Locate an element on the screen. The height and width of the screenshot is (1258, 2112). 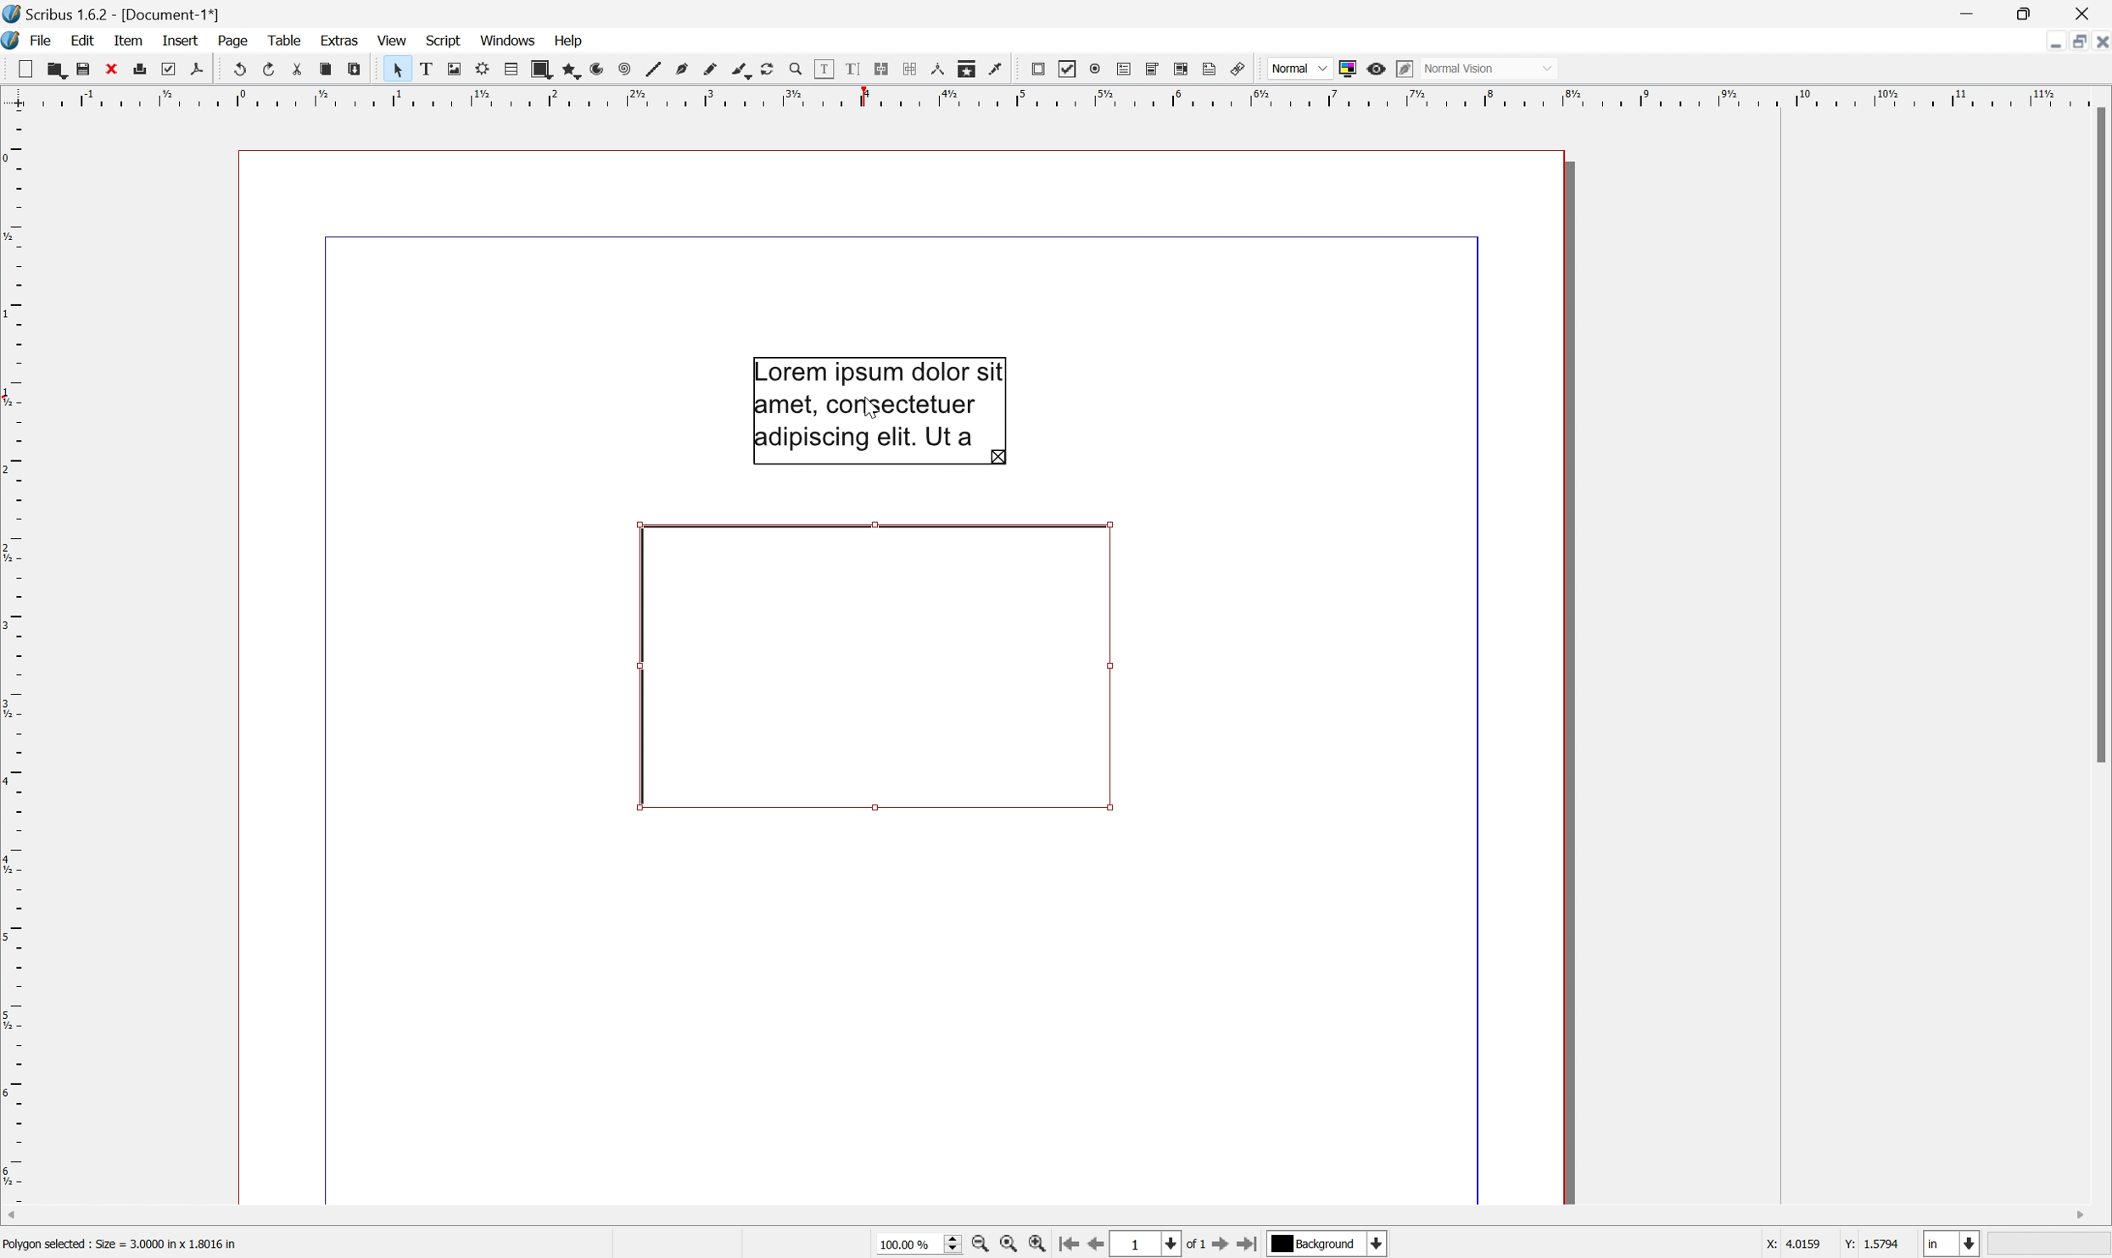
Toggle color management system is located at coordinates (1343, 66).